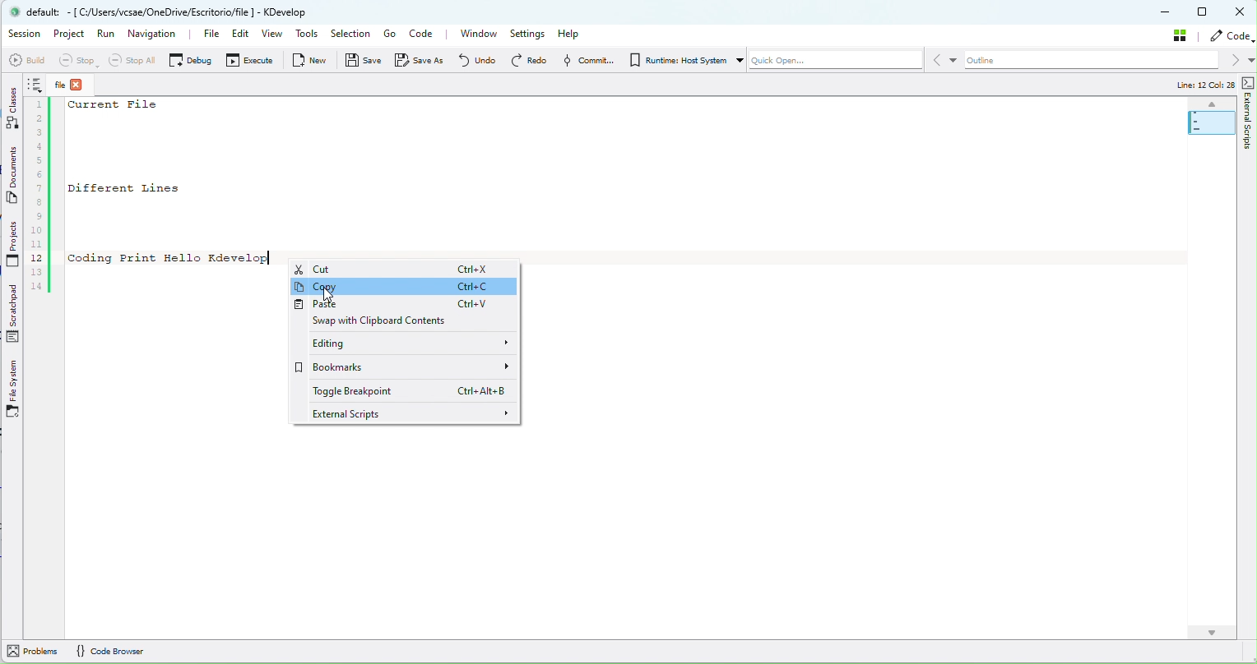 The image size is (1257, 664). I want to click on Build, so click(26, 60).